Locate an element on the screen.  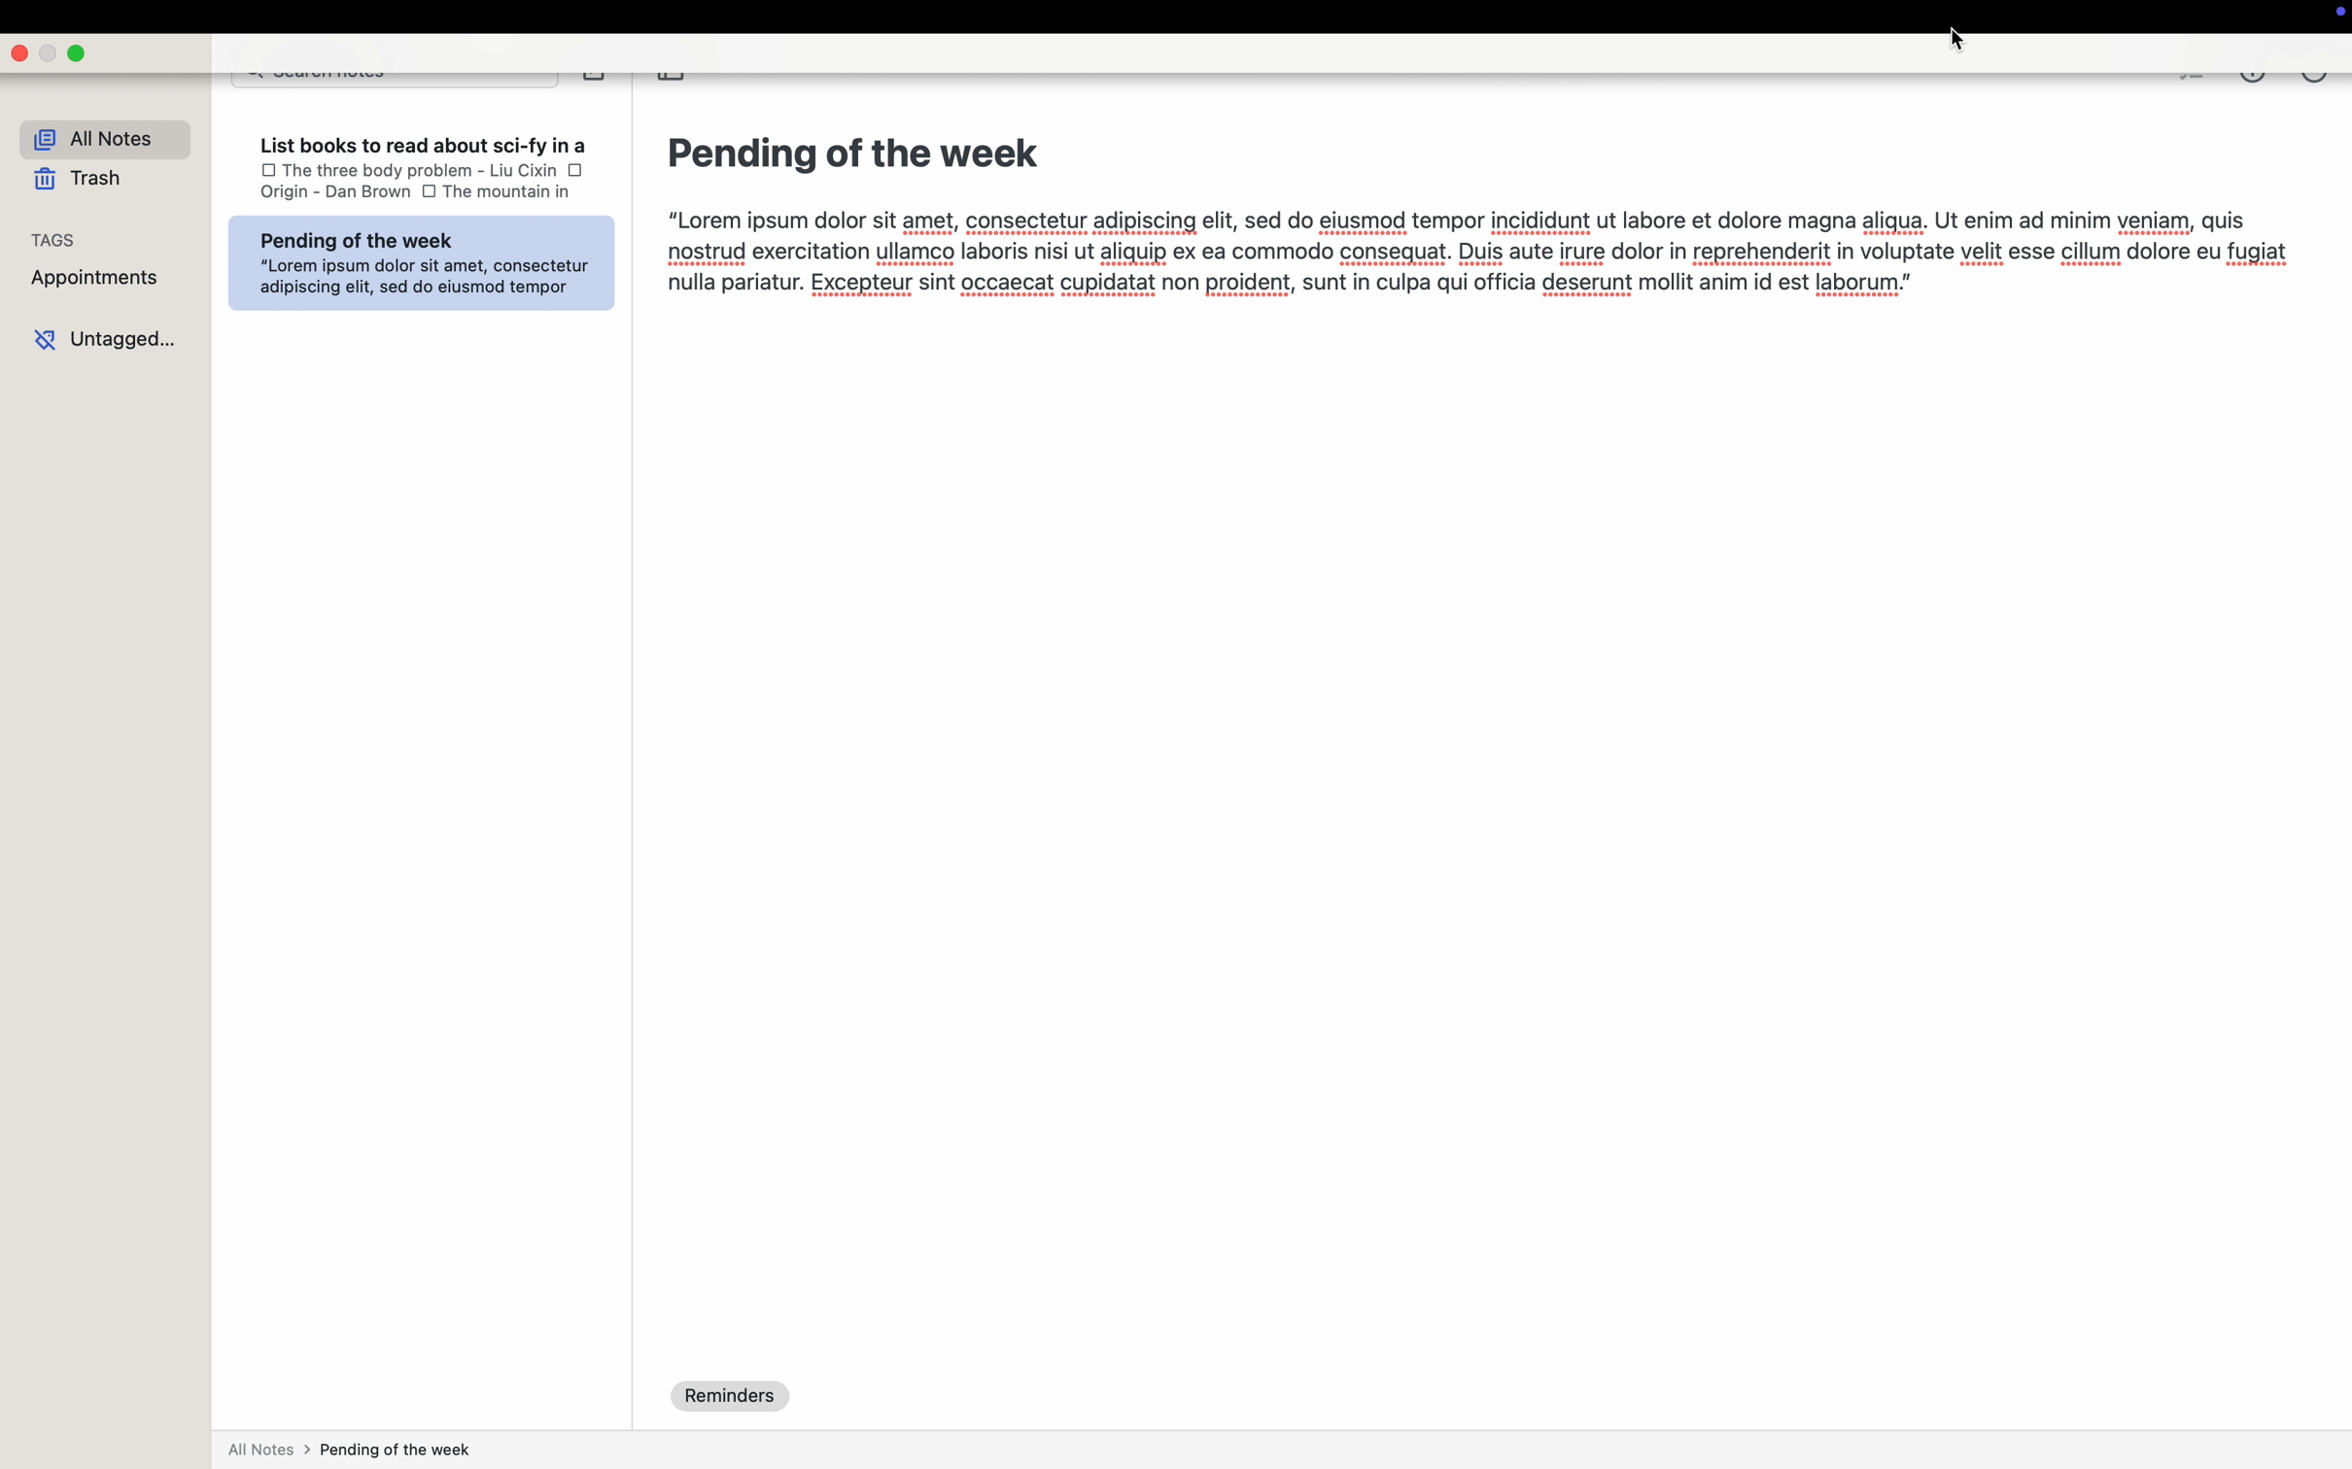
checkbox is located at coordinates (259, 171).